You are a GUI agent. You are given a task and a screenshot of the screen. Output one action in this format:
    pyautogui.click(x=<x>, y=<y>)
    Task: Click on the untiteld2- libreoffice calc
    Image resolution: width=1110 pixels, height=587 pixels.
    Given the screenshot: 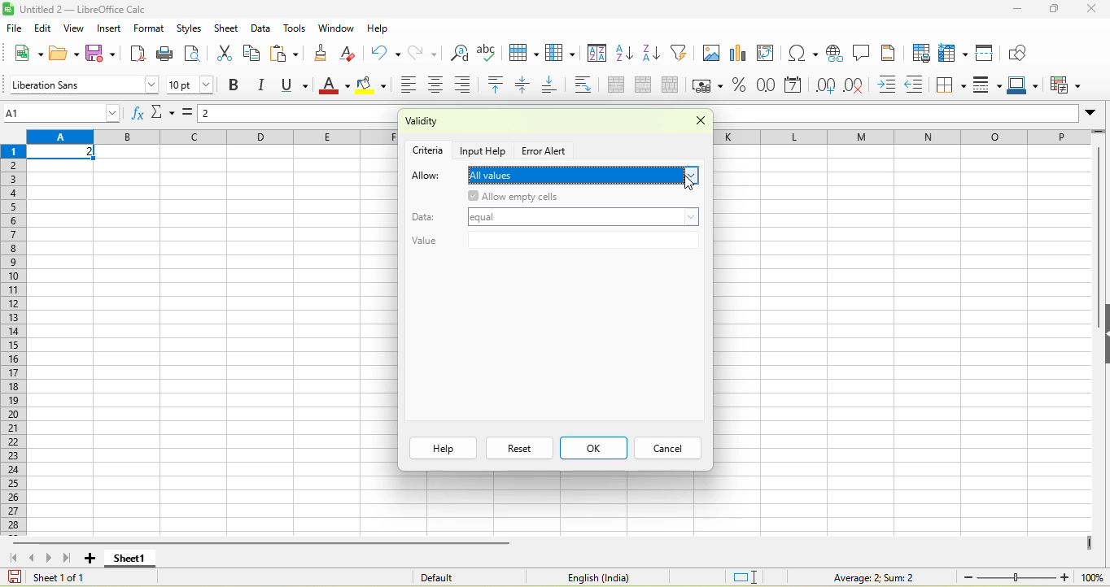 What is the action you would take?
    pyautogui.click(x=94, y=9)
    